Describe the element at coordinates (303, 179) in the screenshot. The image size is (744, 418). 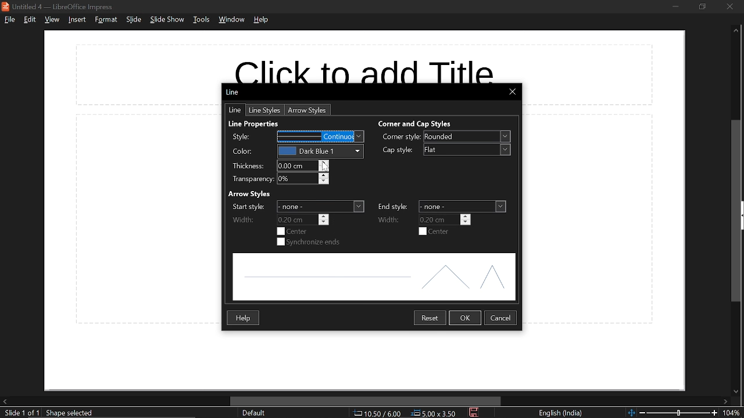
I see `transparency` at that location.